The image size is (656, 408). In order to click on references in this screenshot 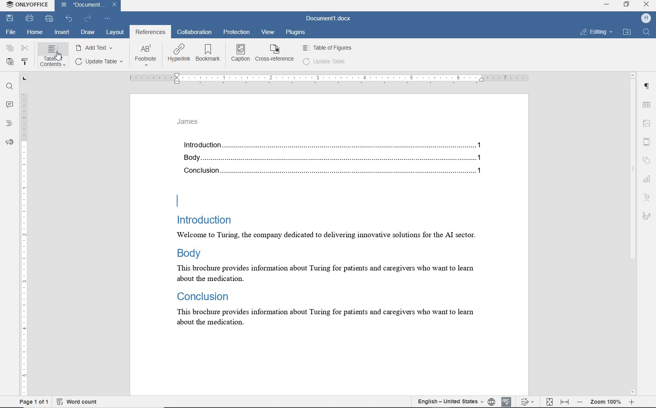, I will do `click(151, 32)`.